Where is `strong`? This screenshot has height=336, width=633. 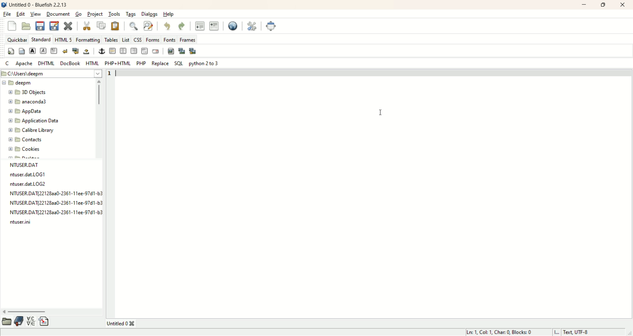 strong is located at coordinates (33, 51).